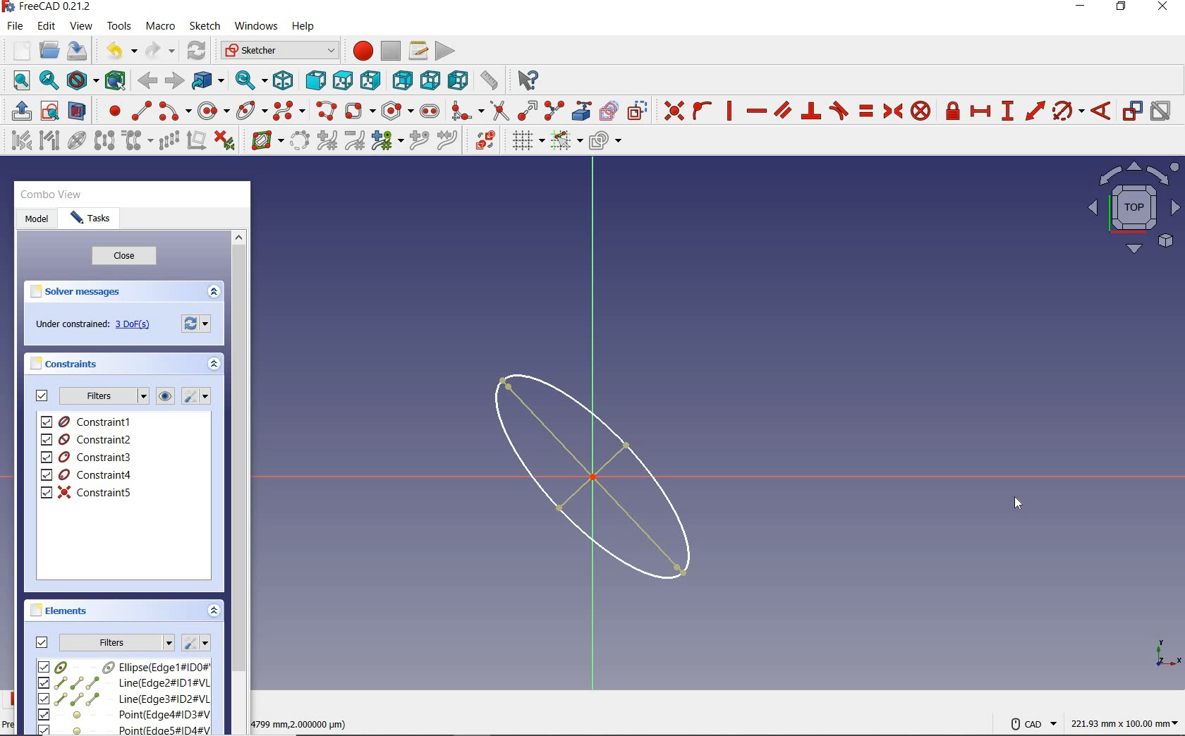 Image resolution: width=1185 pixels, height=736 pixels. I want to click on toggle construction geometry, so click(638, 110).